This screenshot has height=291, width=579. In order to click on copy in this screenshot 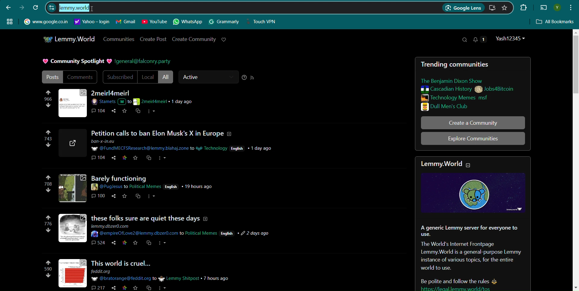, I will do `click(148, 158)`.